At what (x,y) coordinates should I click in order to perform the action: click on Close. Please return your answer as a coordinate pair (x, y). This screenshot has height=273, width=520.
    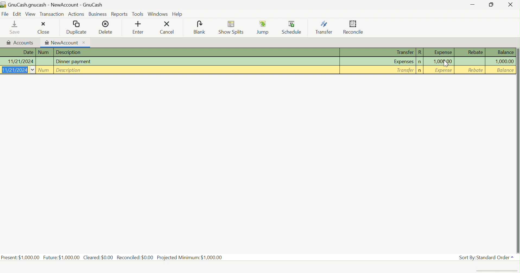
    Looking at the image, I should click on (42, 28).